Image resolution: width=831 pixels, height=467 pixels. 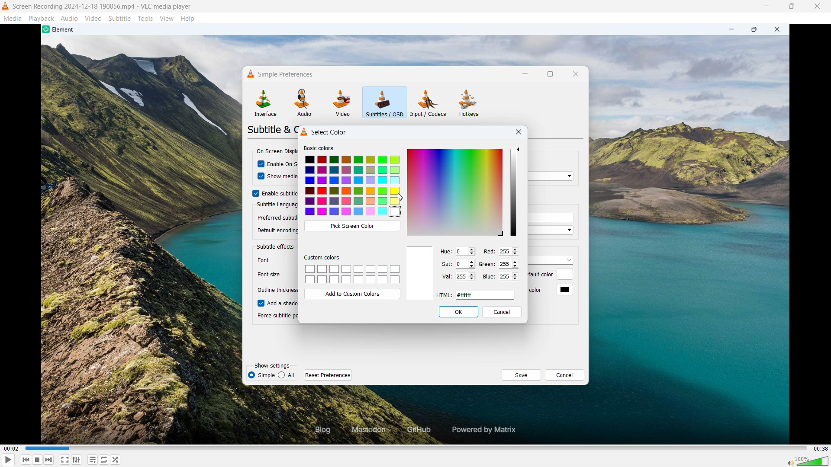 What do you see at coordinates (446, 276) in the screenshot?
I see `Val` at bounding box center [446, 276].